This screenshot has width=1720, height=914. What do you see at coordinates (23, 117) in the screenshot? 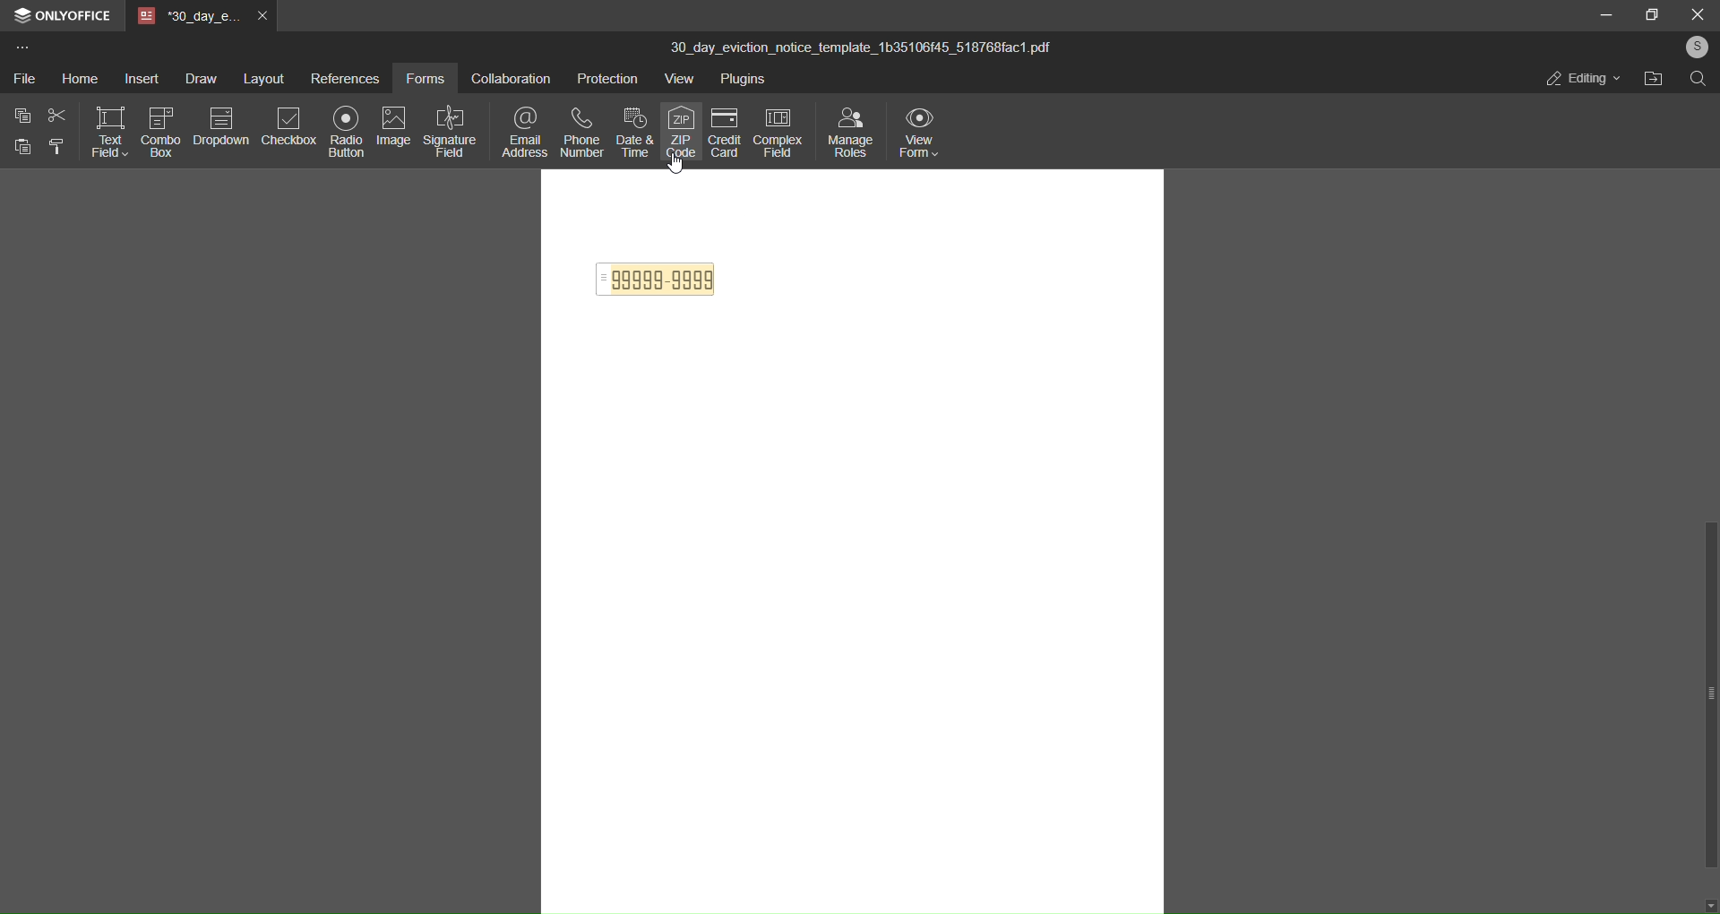
I see `copy` at bounding box center [23, 117].